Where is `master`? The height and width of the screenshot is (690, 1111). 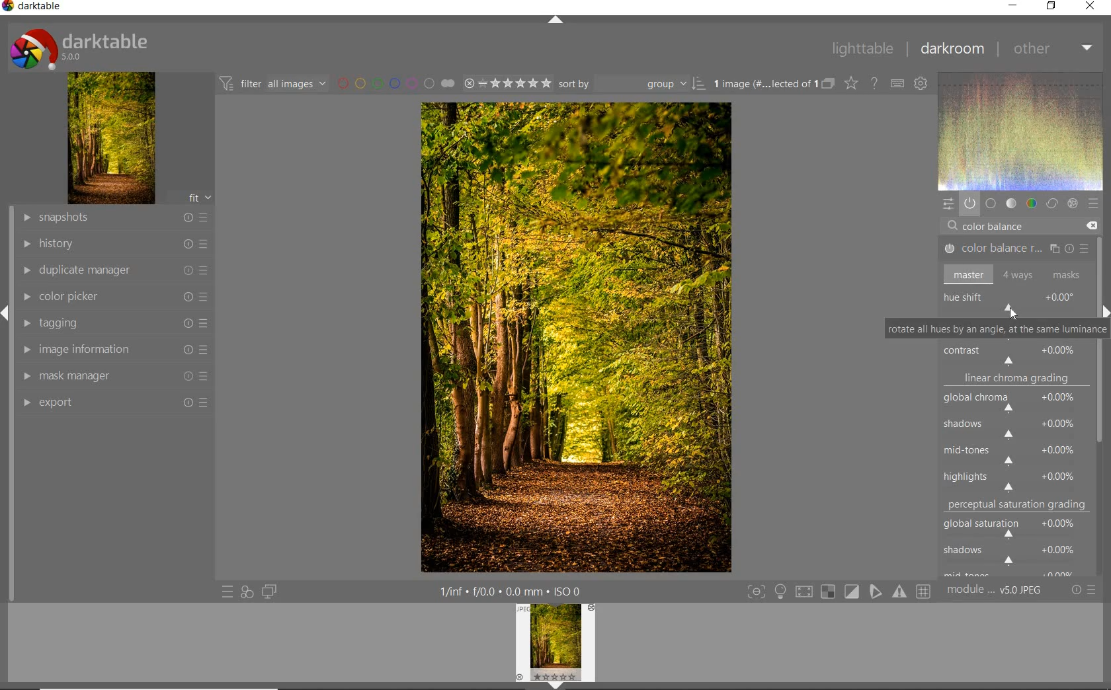 master is located at coordinates (1013, 274).